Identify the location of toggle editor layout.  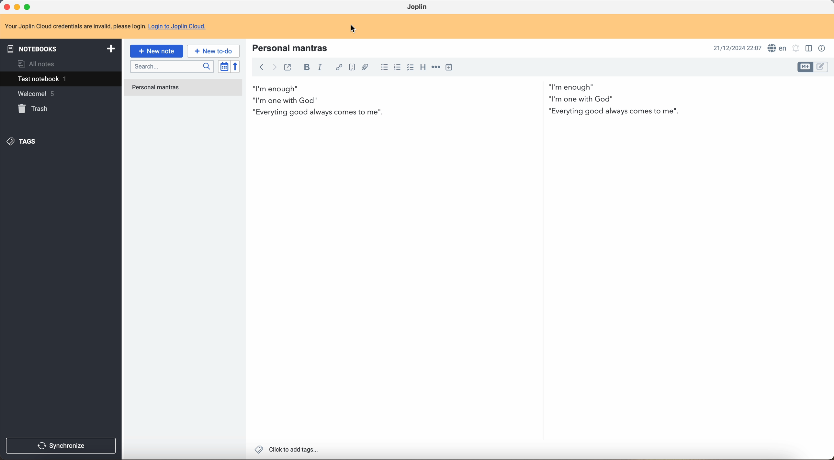
(805, 67).